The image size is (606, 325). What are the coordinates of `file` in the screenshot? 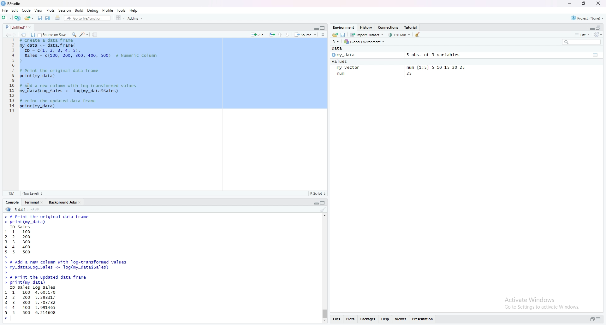 It's located at (5, 10).